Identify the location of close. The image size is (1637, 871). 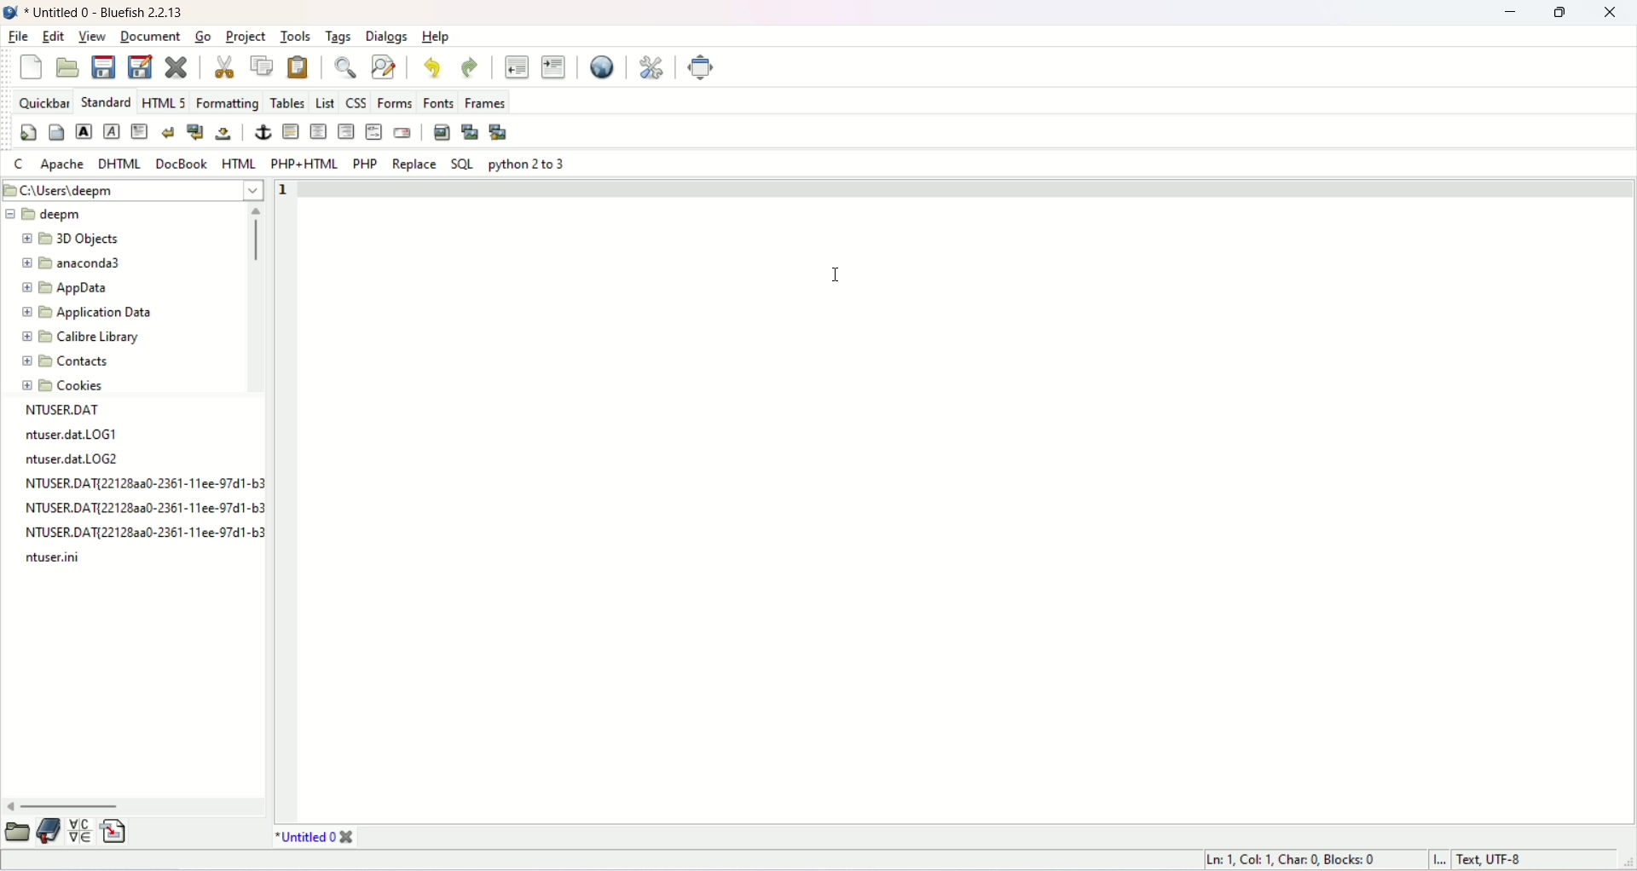
(1612, 16).